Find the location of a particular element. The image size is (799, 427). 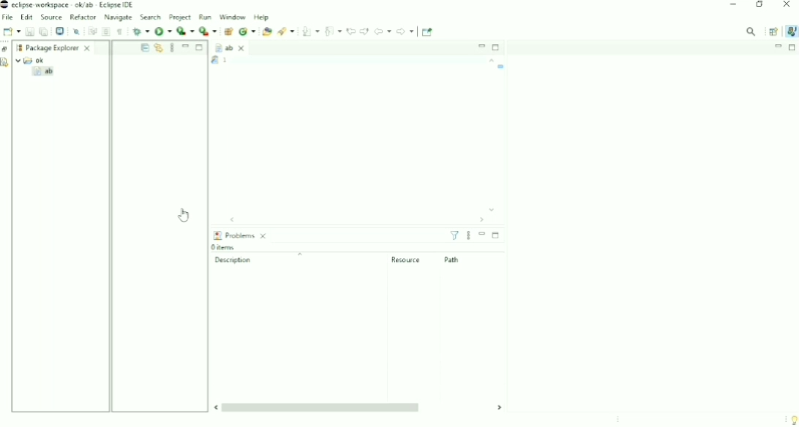

New Java class is located at coordinates (247, 31).